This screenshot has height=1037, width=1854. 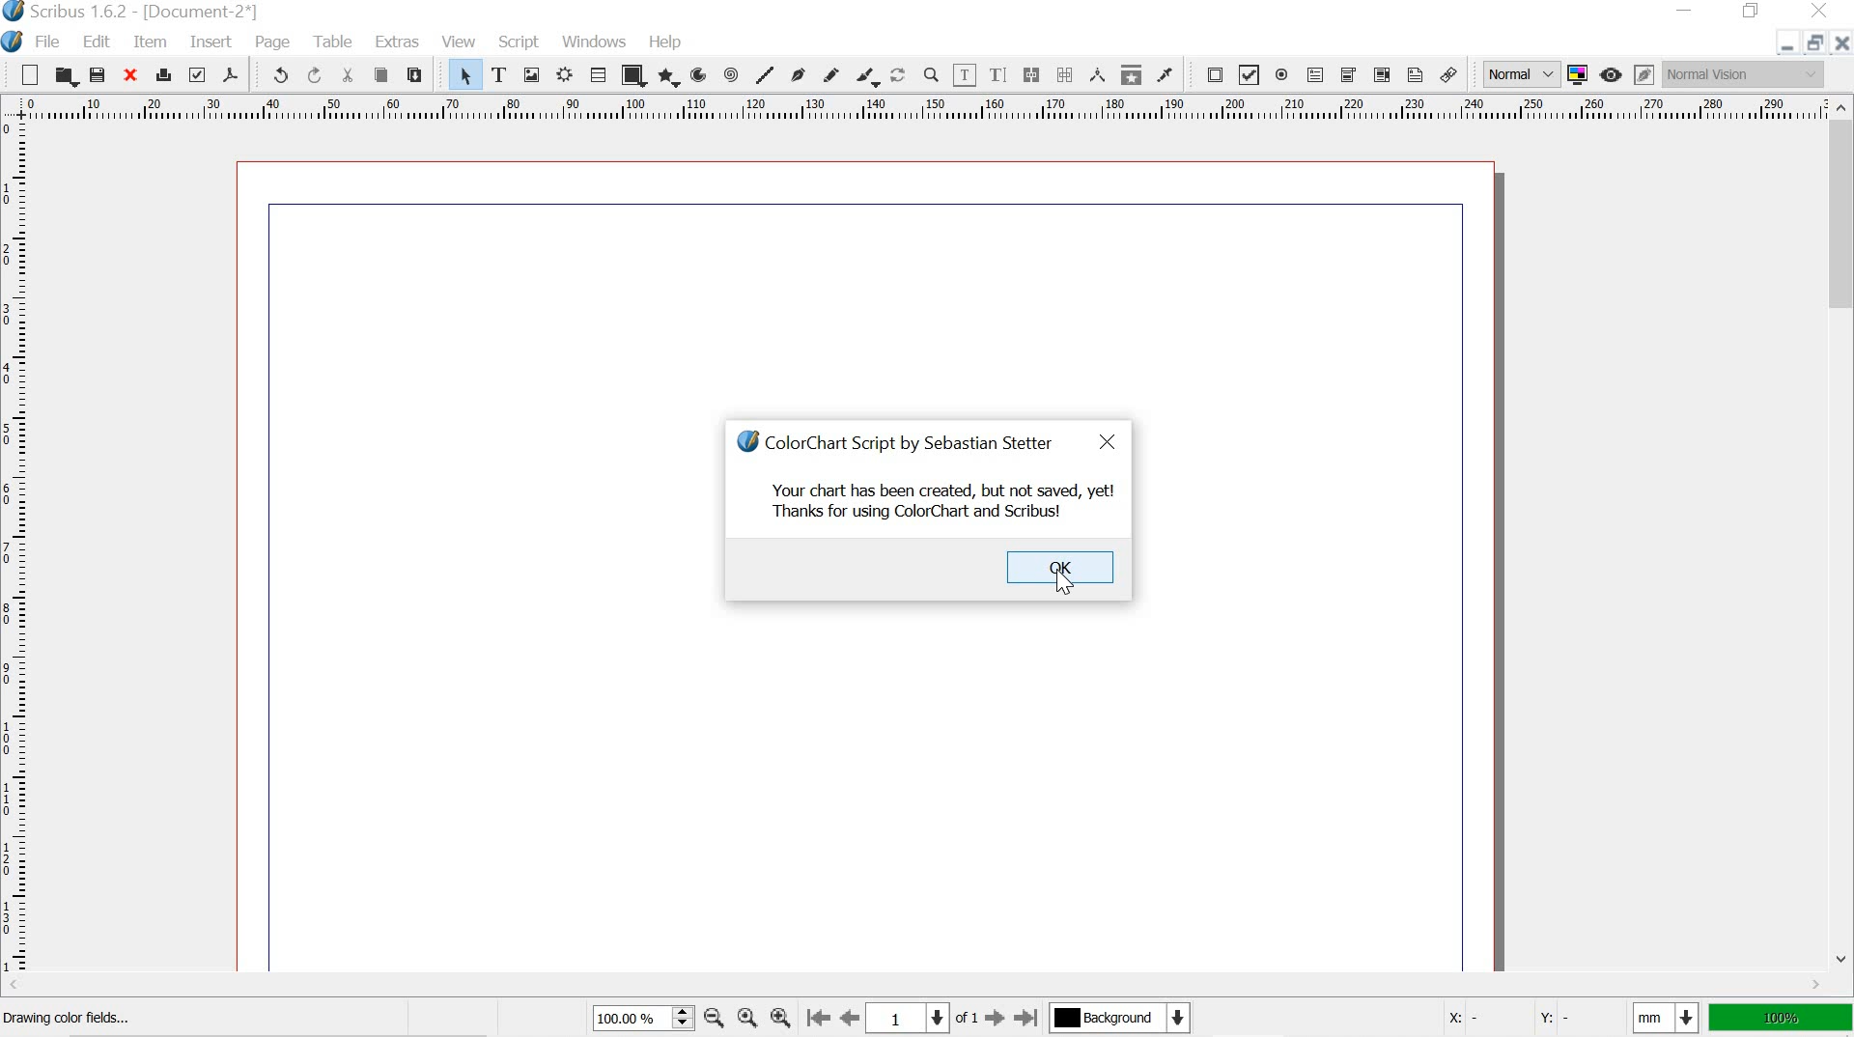 What do you see at coordinates (350, 74) in the screenshot?
I see `cut` at bounding box center [350, 74].